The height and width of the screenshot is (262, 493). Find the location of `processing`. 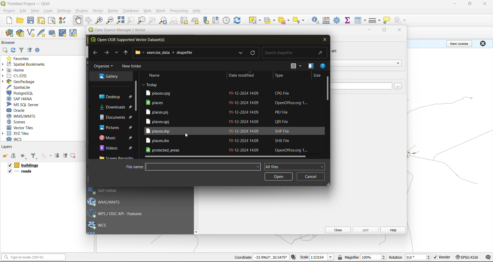

processing is located at coordinates (179, 11).